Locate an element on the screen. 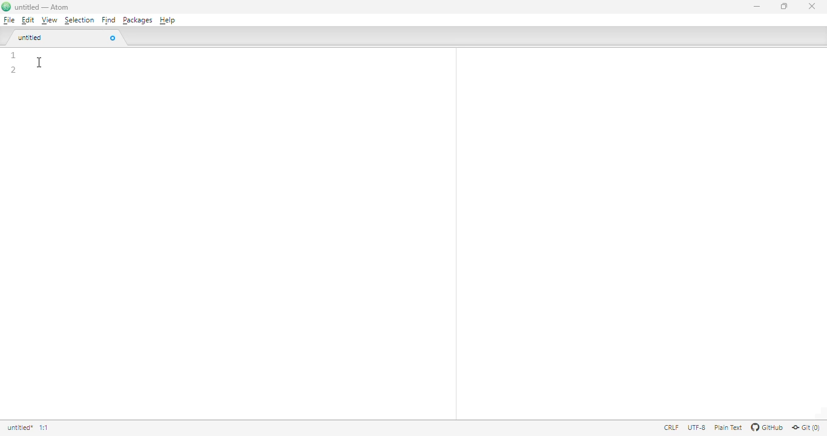  edit is located at coordinates (28, 20).